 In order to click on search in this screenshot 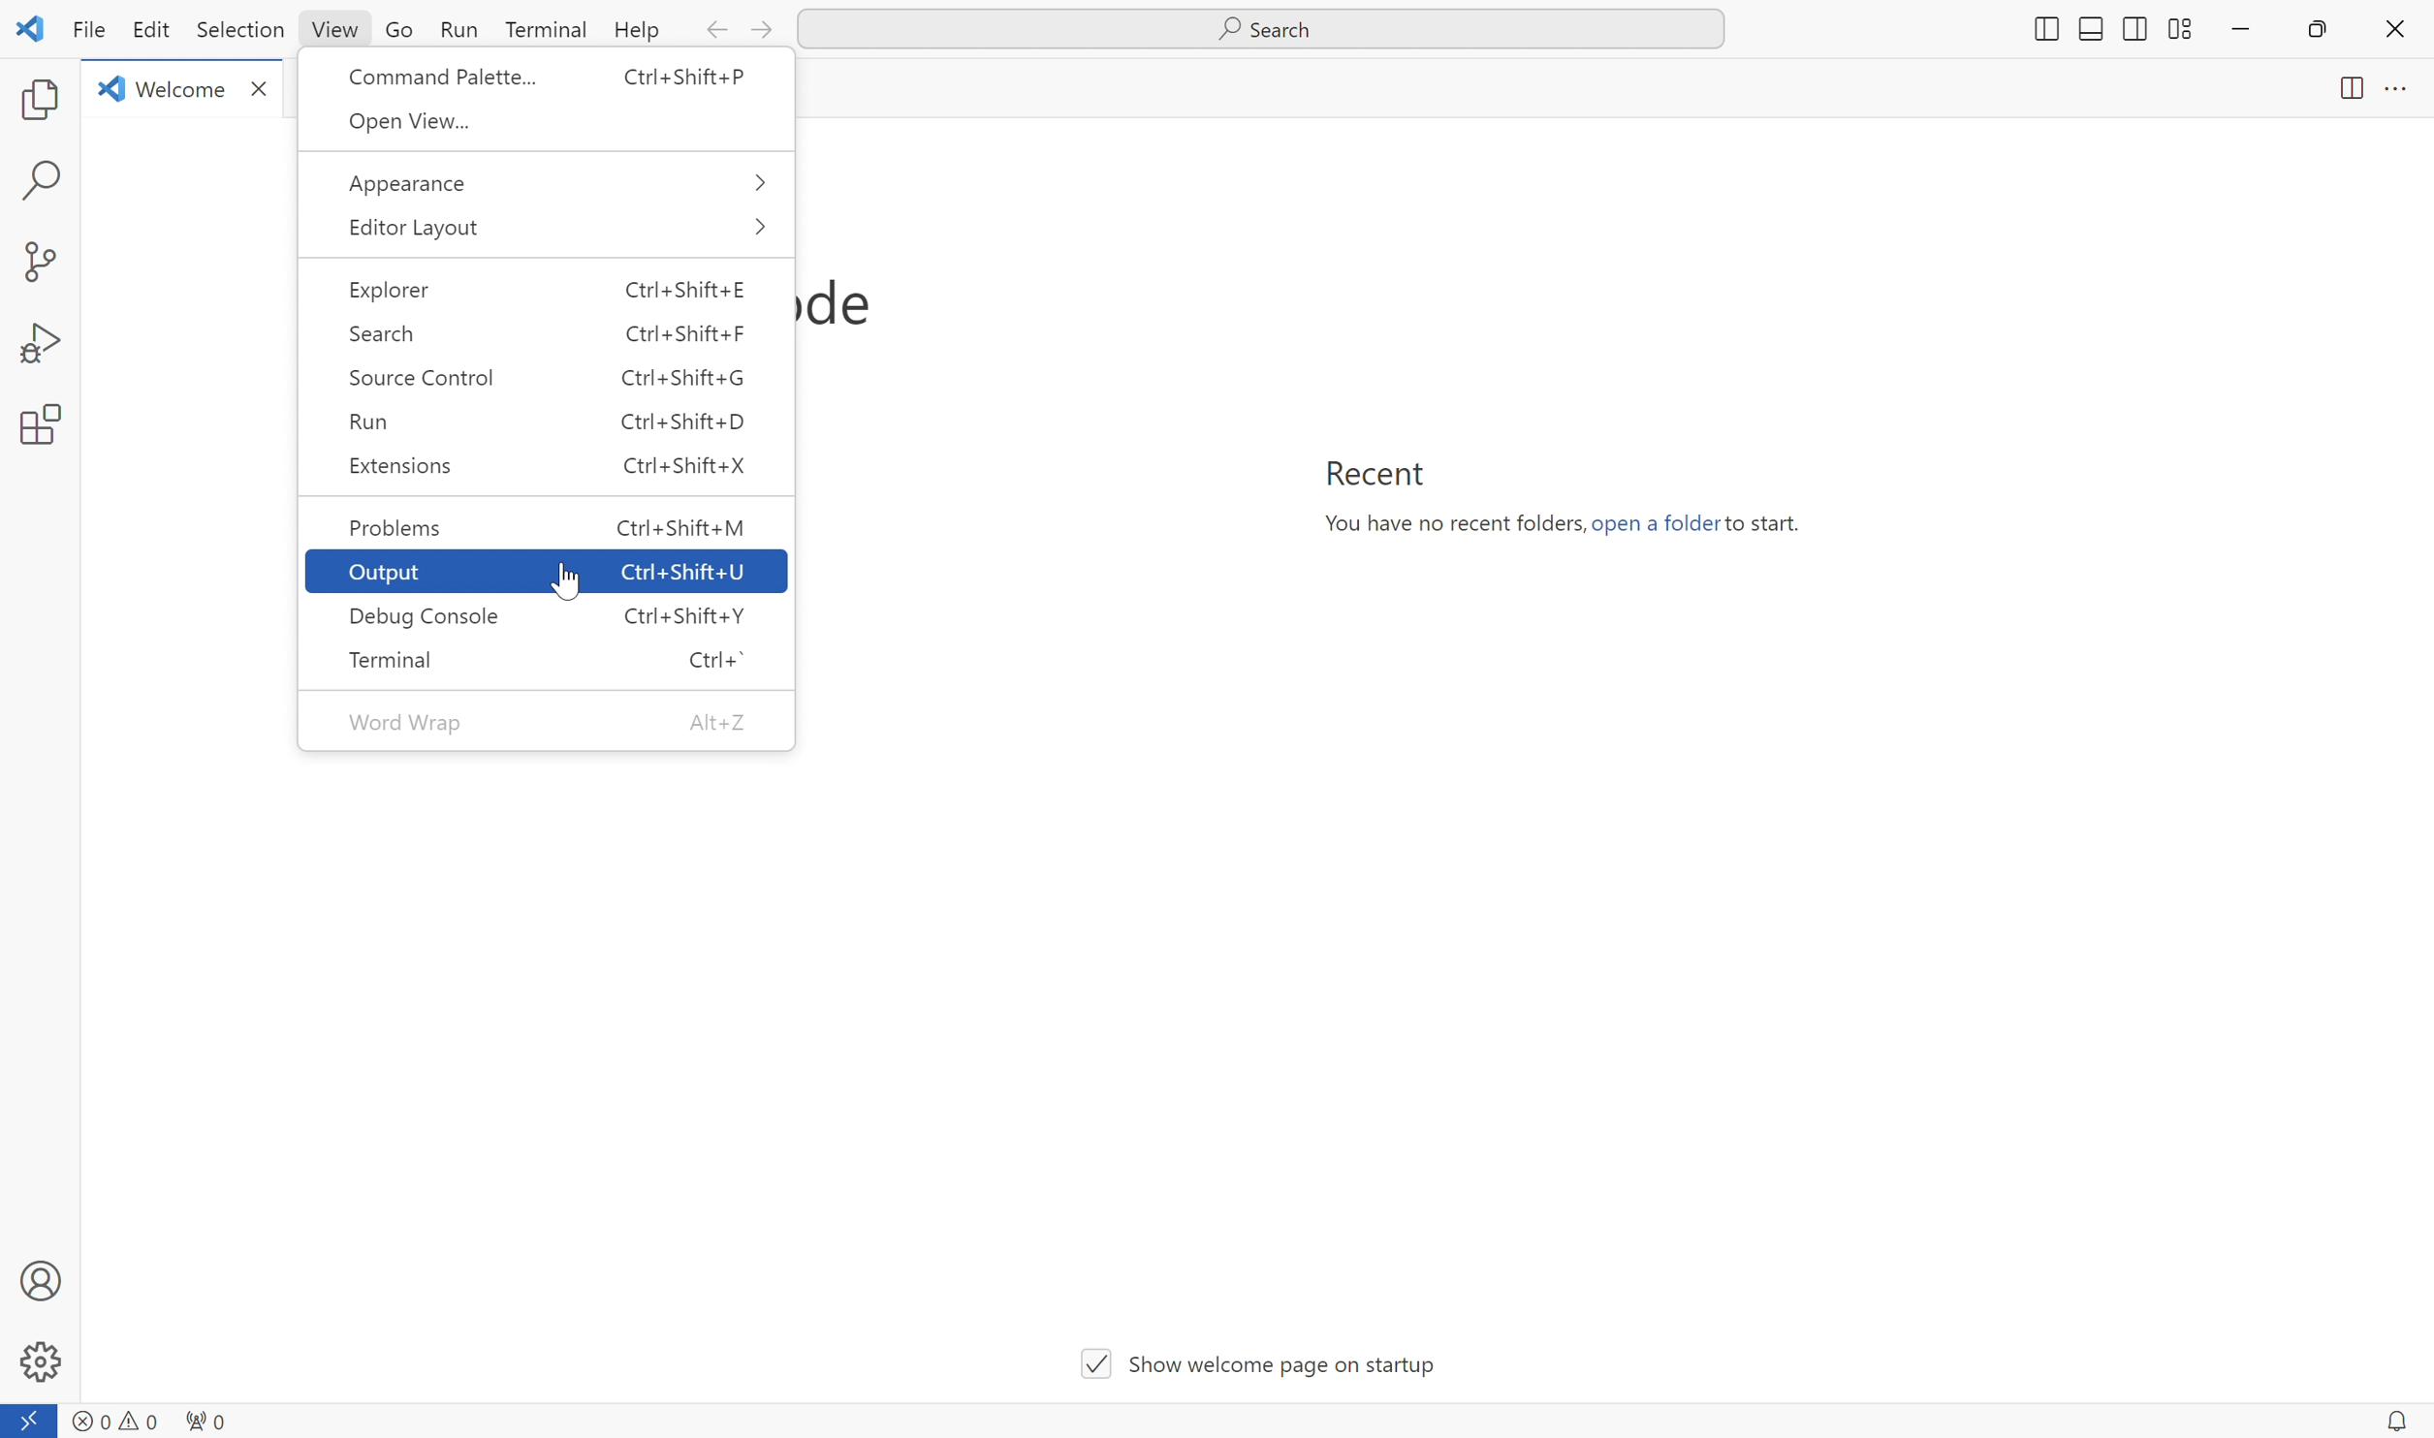, I will do `click(42, 182)`.